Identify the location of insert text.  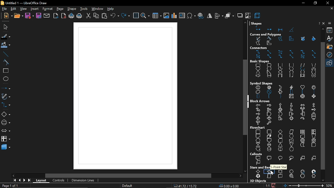
(182, 16).